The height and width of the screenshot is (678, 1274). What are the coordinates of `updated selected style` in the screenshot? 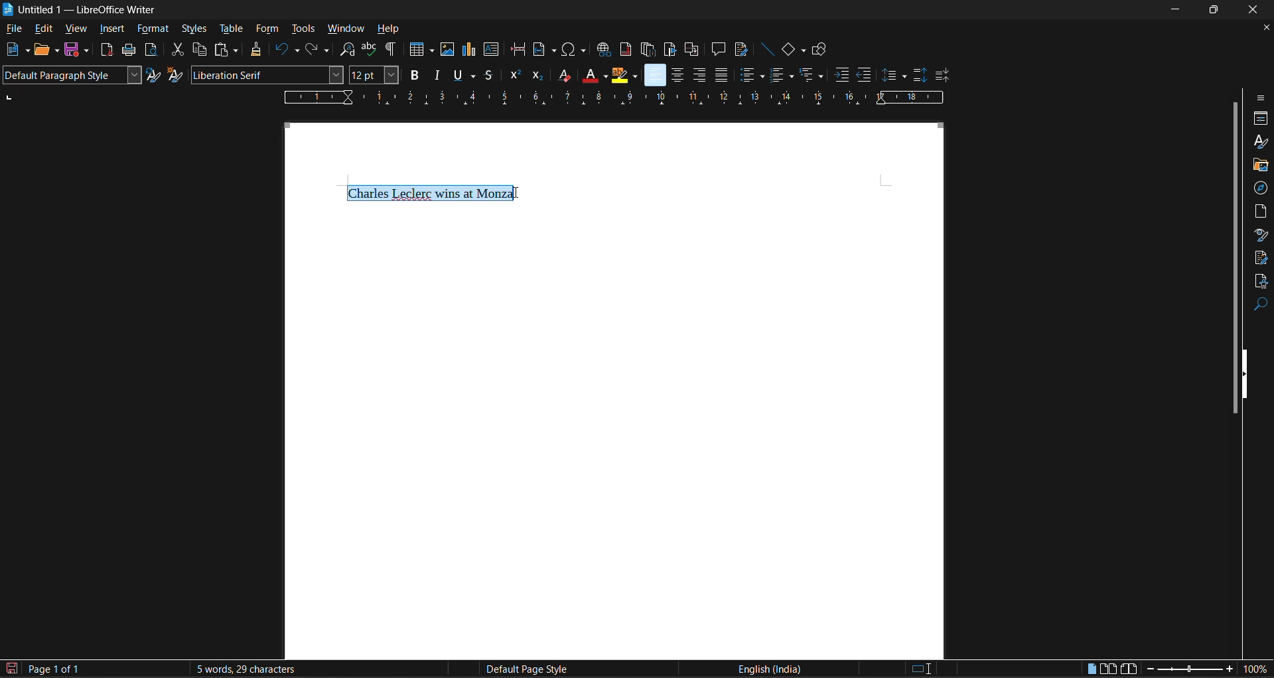 It's located at (154, 75).